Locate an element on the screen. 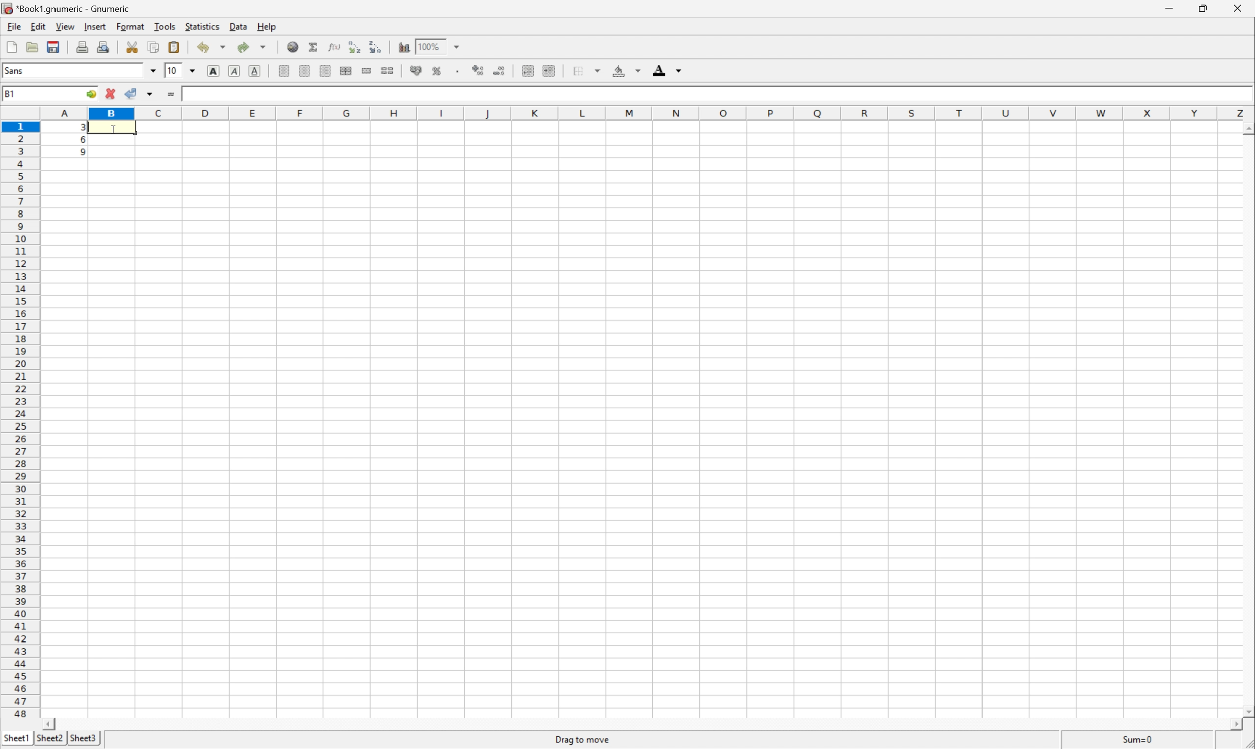 This screenshot has height=749, width=1255. 5 is located at coordinates (79, 154).